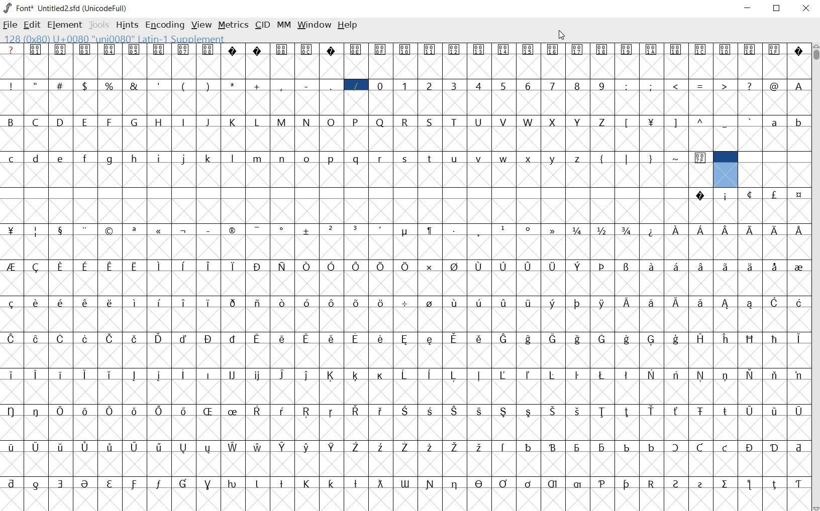 The height and width of the screenshot is (511, 820). Describe the element at coordinates (504, 229) in the screenshot. I see `Symbol` at that location.